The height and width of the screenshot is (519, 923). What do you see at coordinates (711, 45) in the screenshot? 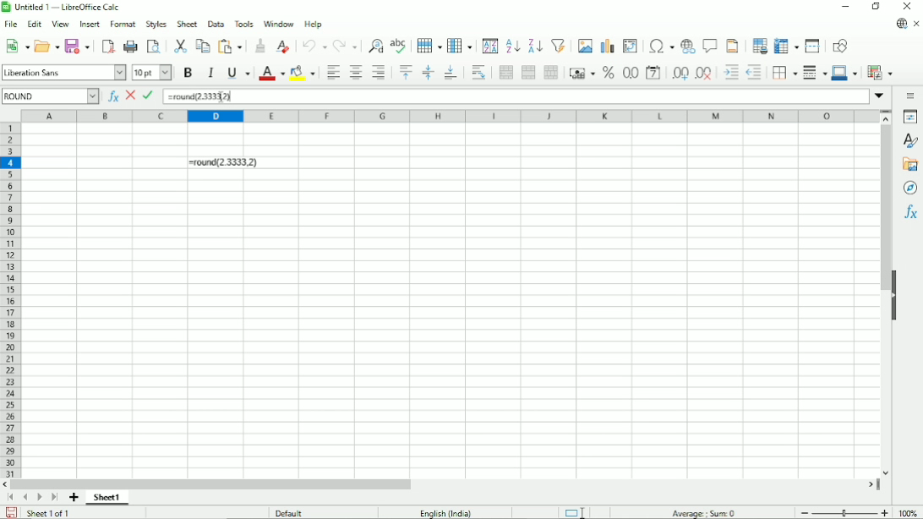
I see `Insert comment` at bounding box center [711, 45].